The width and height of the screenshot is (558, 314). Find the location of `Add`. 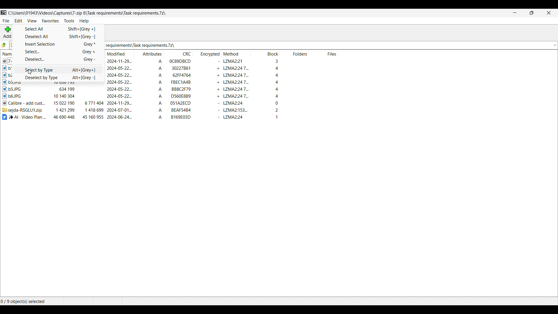

Add is located at coordinates (7, 32).